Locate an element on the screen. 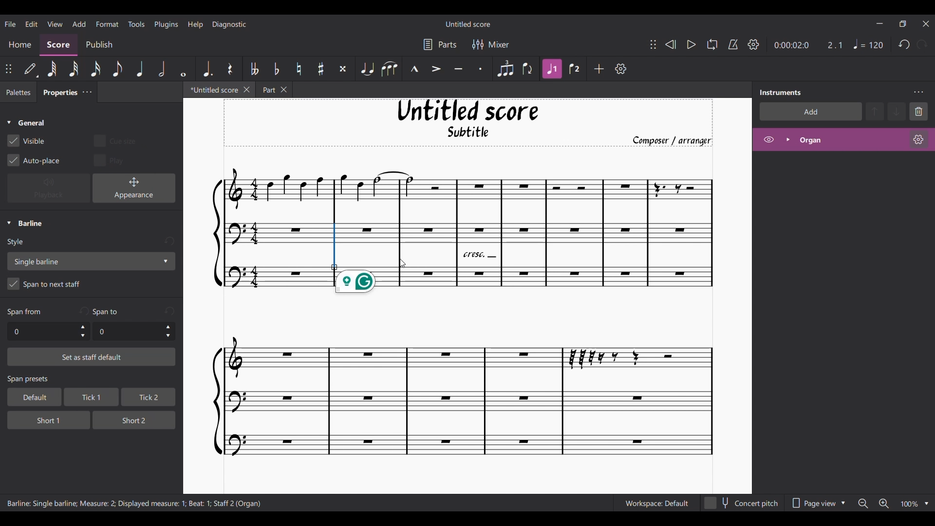 This screenshot has height=526, width=935. Tie is located at coordinates (367, 69).